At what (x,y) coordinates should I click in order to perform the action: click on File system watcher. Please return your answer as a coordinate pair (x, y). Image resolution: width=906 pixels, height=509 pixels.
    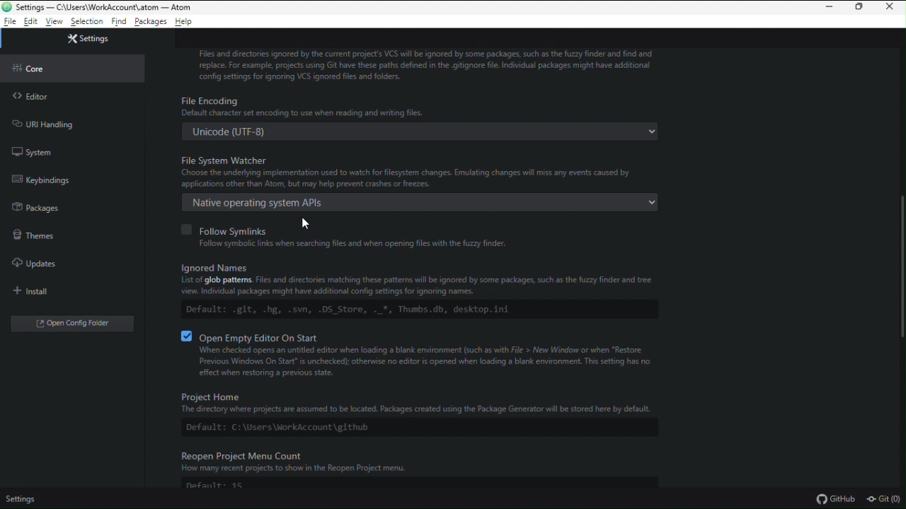
    Looking at the image, I should click on (419, 171).